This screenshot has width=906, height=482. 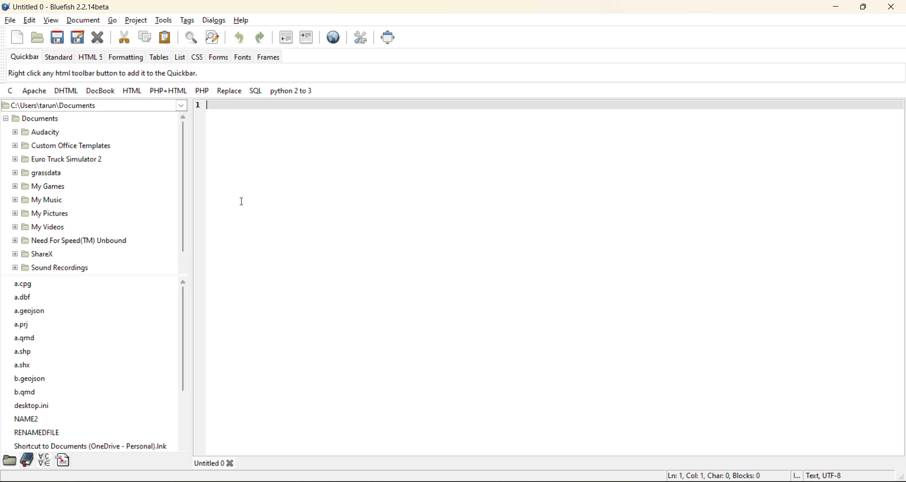 I want to click on help, so click(x=242, y=21).